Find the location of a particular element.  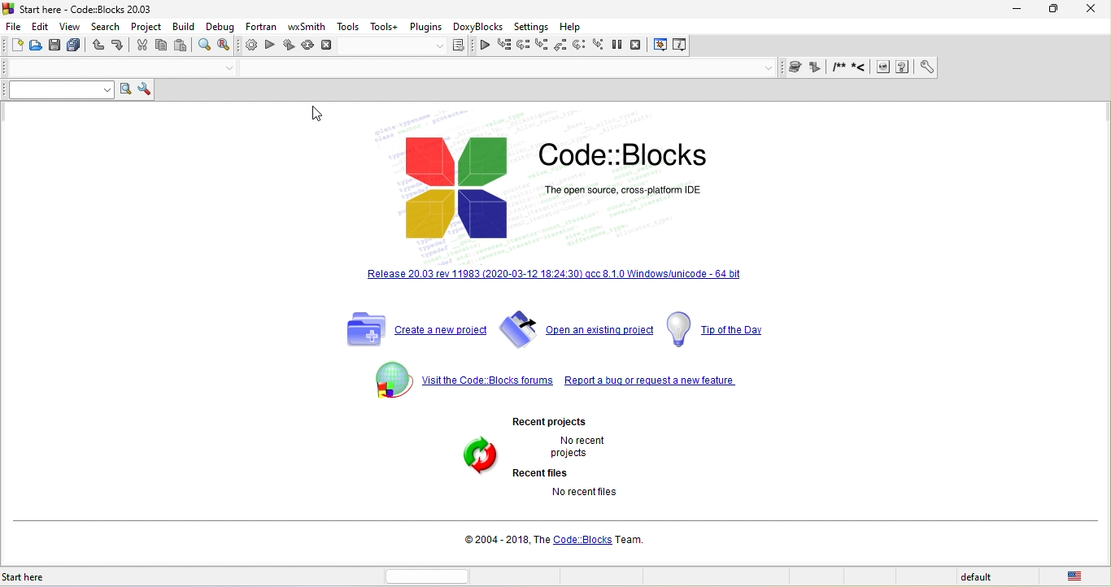

step into instruction is located at coordinates (597, 46).